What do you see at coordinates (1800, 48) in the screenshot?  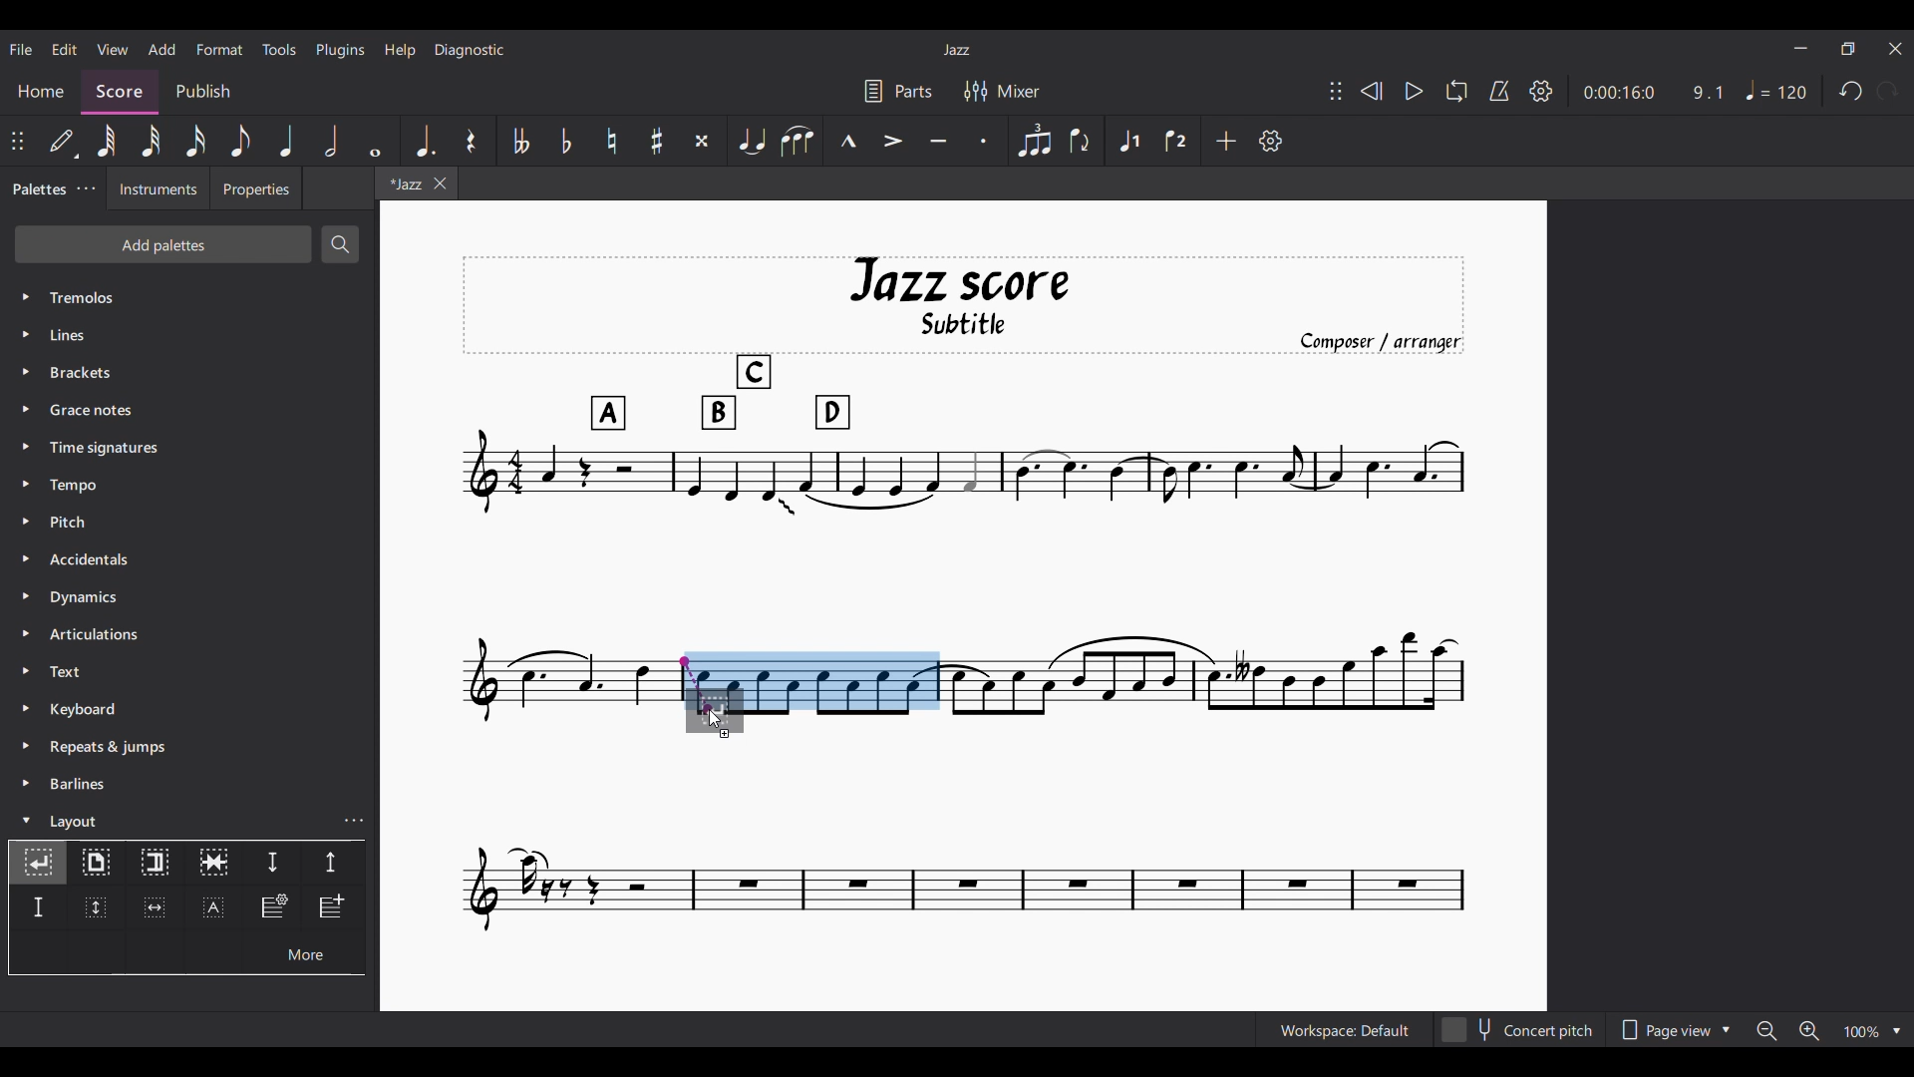 I see `Minimize` at bounding box center [1800, 48].